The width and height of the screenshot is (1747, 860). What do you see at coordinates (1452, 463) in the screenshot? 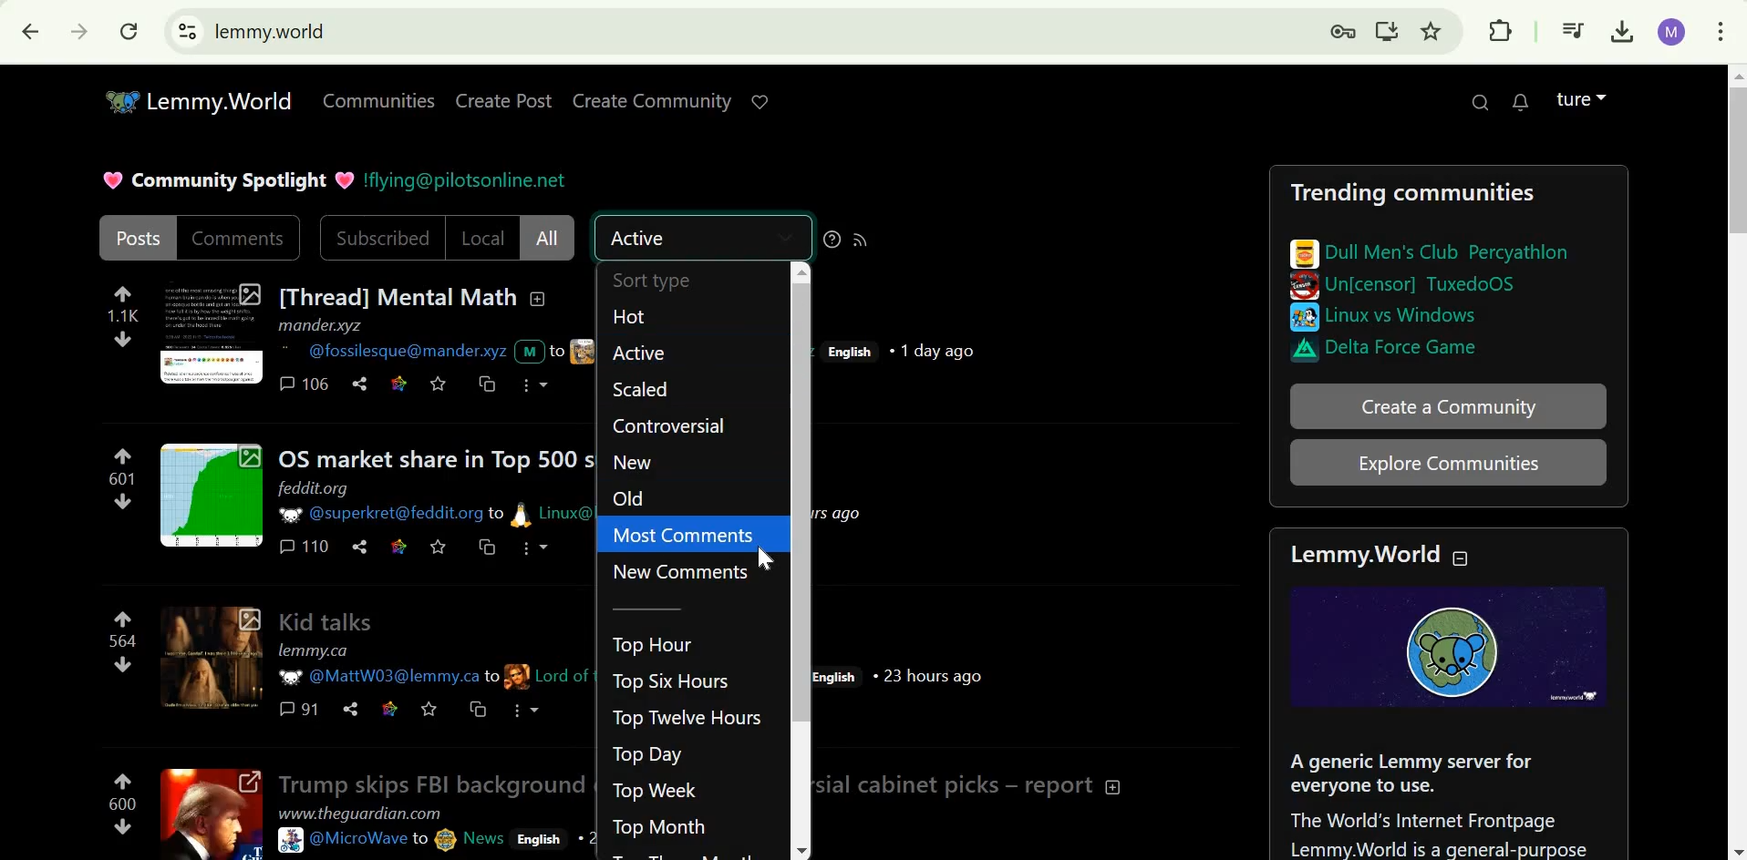
I see `Explore communities` at bounding box center [1452, 463].